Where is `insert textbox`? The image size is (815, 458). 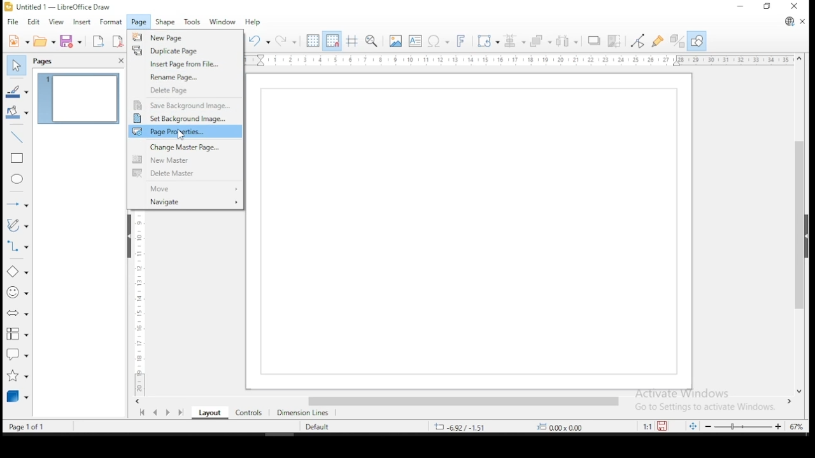 insert textbox is located at coordinates (415, 41).